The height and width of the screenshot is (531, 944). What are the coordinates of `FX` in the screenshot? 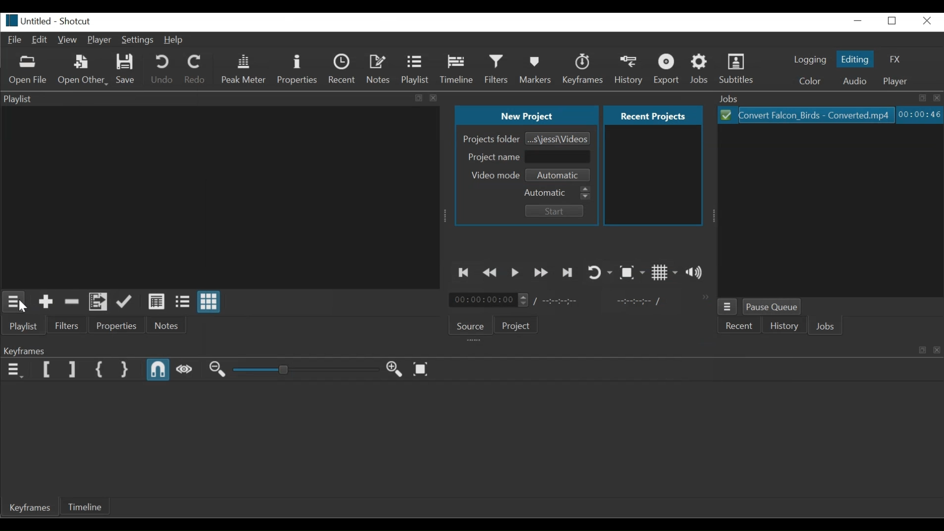 It's located at (893, 59).